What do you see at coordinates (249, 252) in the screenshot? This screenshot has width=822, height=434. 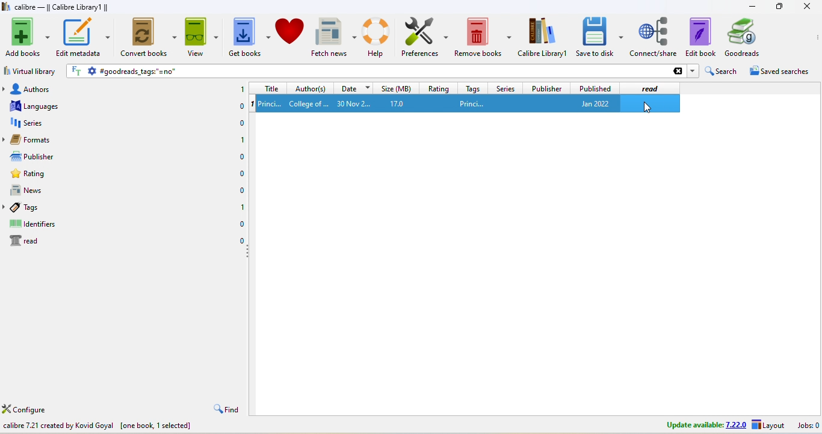 I see `drag to collapse` at bounding box center [249, 252].